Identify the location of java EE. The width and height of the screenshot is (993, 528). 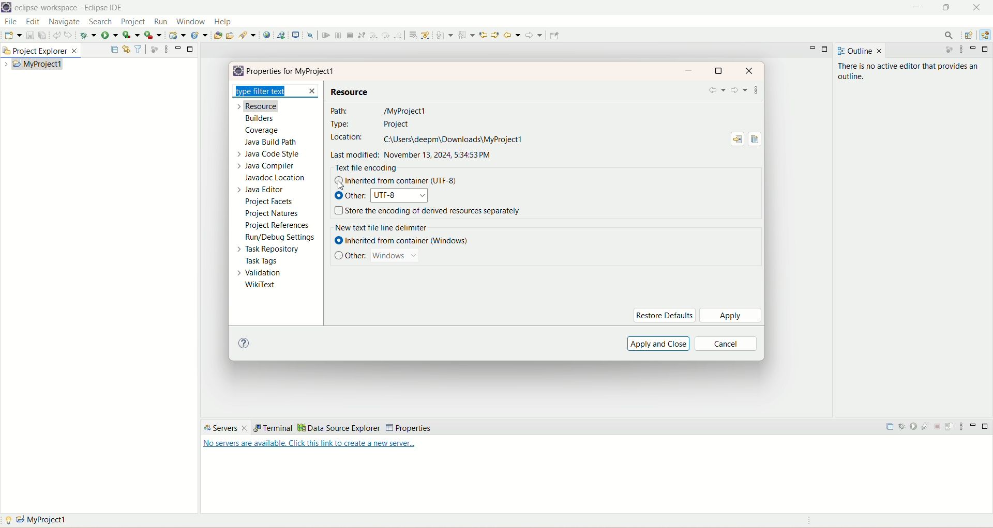
(986, 35).